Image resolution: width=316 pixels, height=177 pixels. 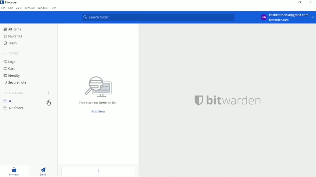 What do you see at coordinates (14, 108) in the screenshot?
I see `No folder` at bounding box center [14, 108].